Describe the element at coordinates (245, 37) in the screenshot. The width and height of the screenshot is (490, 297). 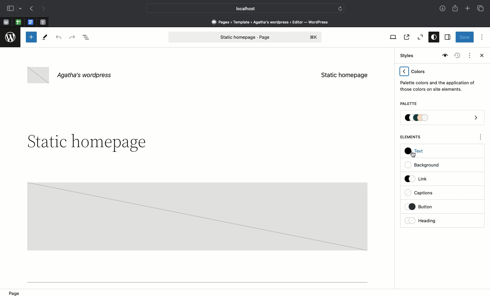
I see `Page` at that location.